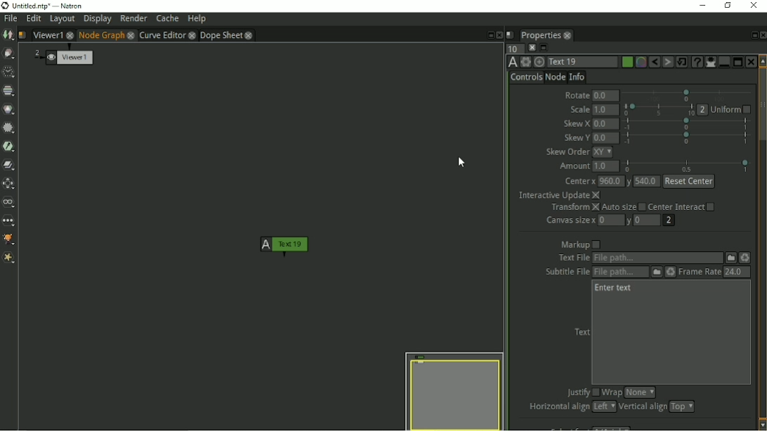  What do you see at coordinates (10, 202) in the screenshot?
I see `Views` at bounding box center [10, 202].